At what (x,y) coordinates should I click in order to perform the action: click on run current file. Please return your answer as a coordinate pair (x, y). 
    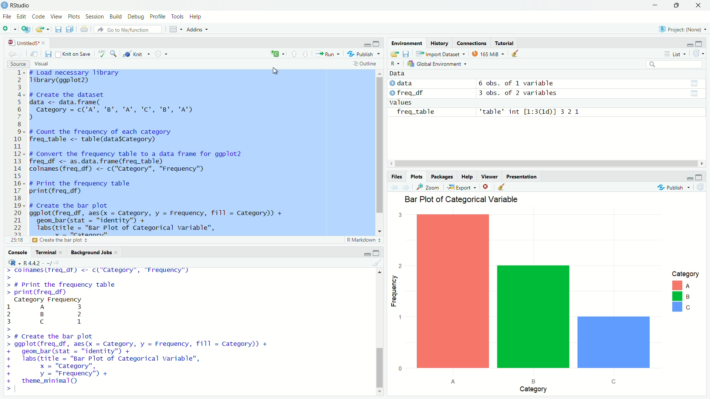
    Looking at the image, I should click on (330, 54).